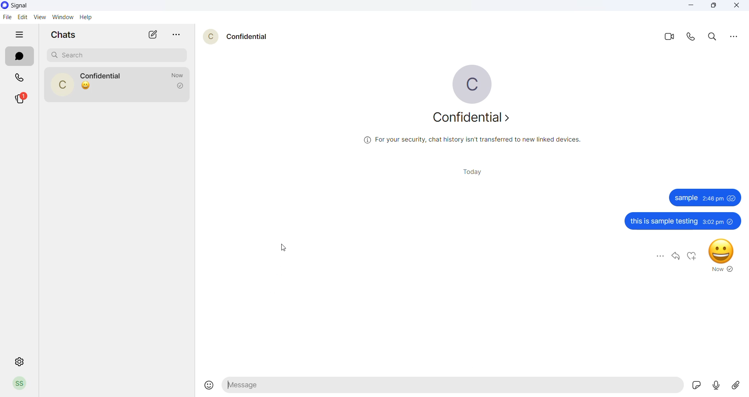 This screenshot has width=749, height=397. Describe the element at coordinates (18, 35) in the screenshot. I see `hide` at that location.